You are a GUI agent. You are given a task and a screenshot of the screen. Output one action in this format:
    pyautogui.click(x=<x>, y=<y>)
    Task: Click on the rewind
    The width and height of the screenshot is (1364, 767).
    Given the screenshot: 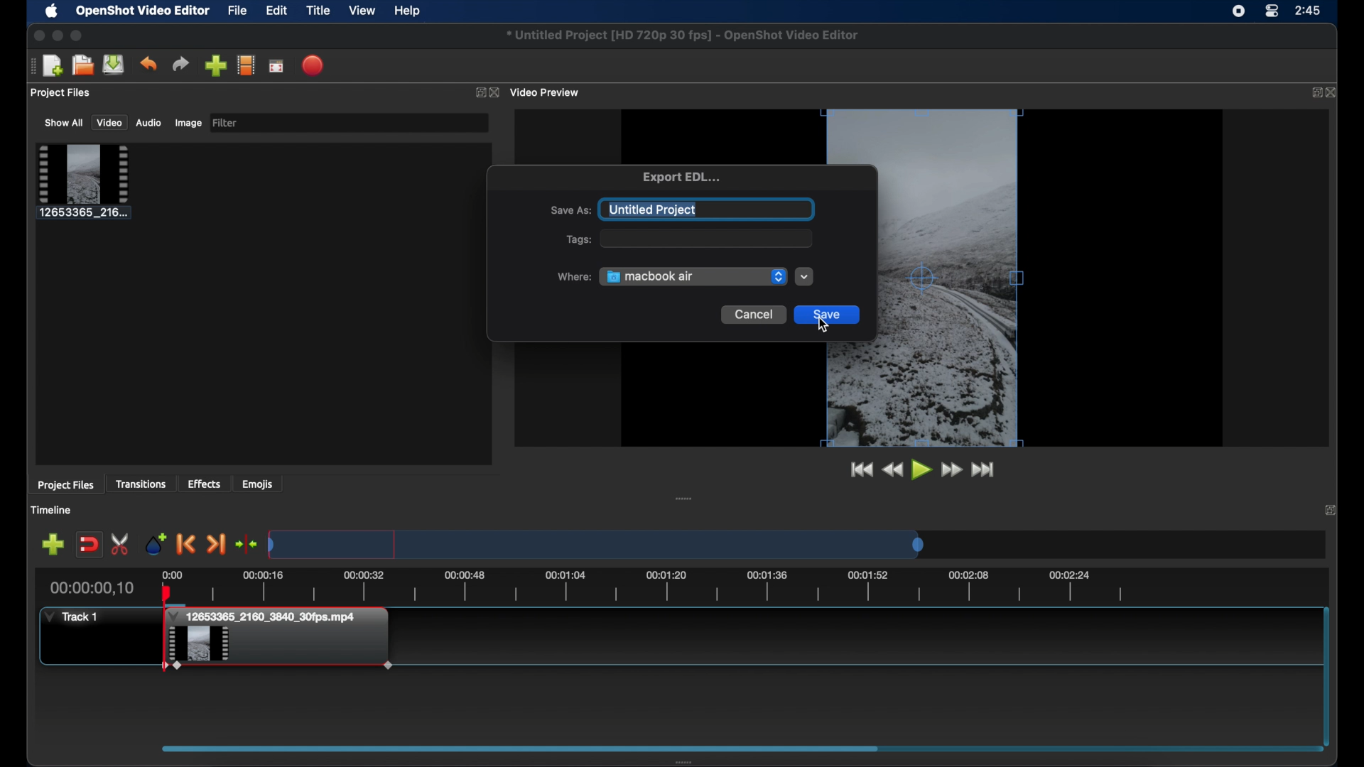 What is the action you would take?
    pyautogui.click(x=893, y=469)
    